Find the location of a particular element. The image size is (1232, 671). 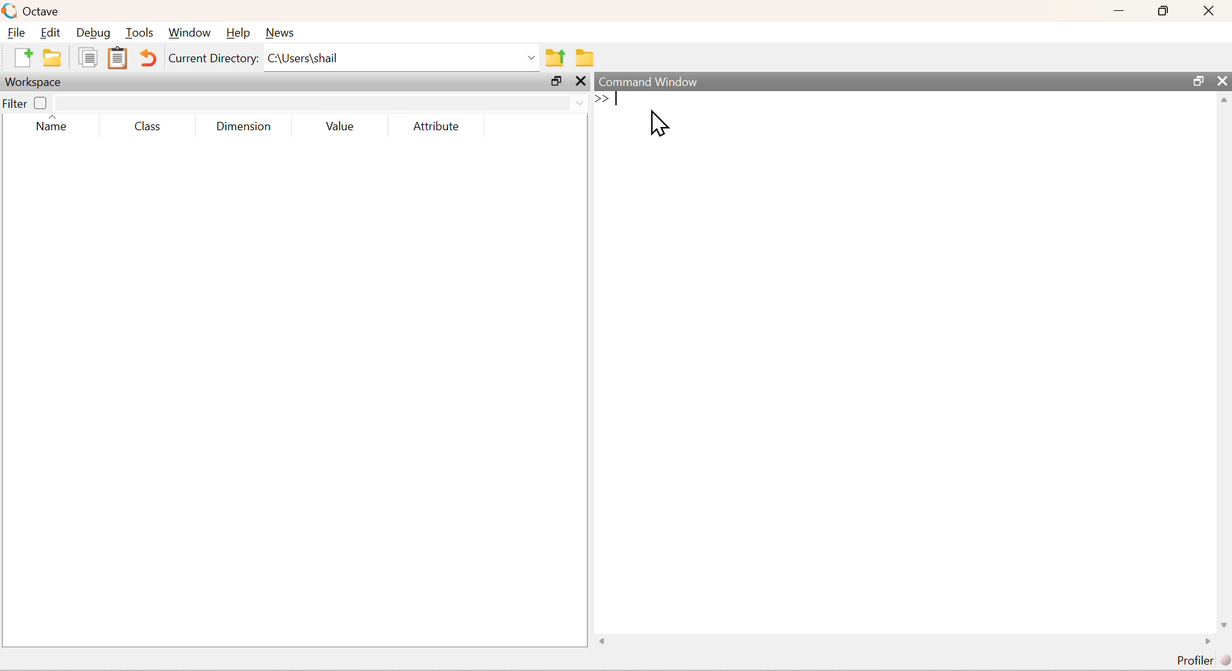

one directory up is located at coordinates (556, 58).